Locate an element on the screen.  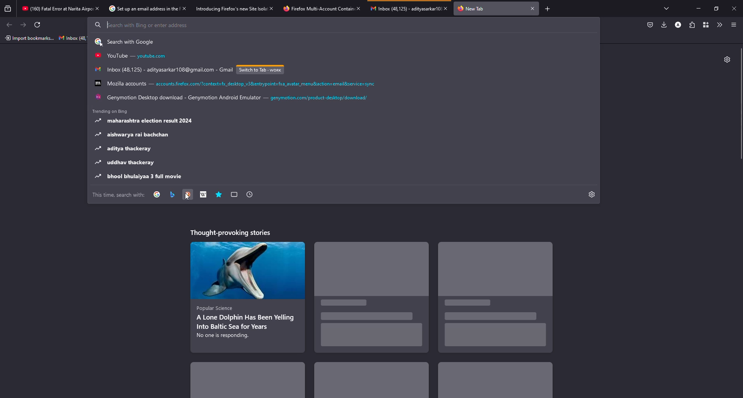
stories is located at coordinates (497, 298).